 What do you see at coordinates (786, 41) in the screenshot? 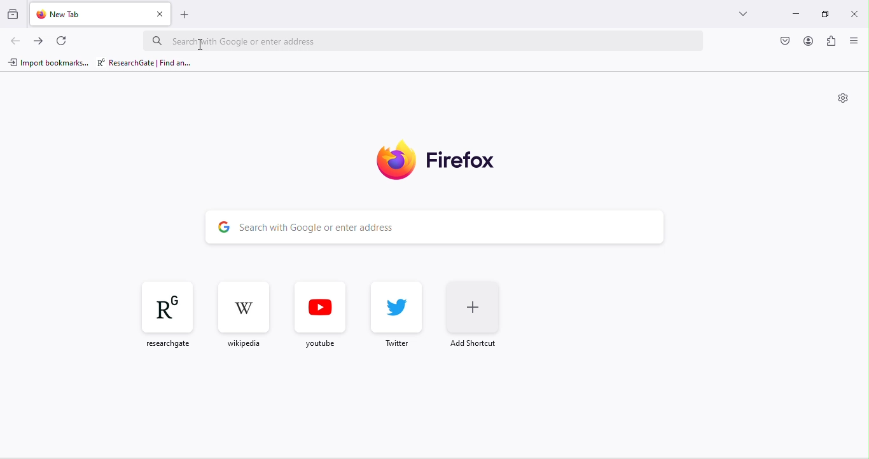
I see `pocket` at bounding box center [786, 41].